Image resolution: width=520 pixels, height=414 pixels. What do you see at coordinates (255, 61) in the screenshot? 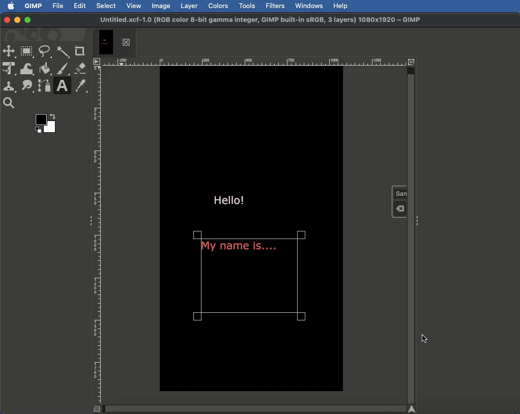
I see `Ruler` at bounding box center [255, 61].